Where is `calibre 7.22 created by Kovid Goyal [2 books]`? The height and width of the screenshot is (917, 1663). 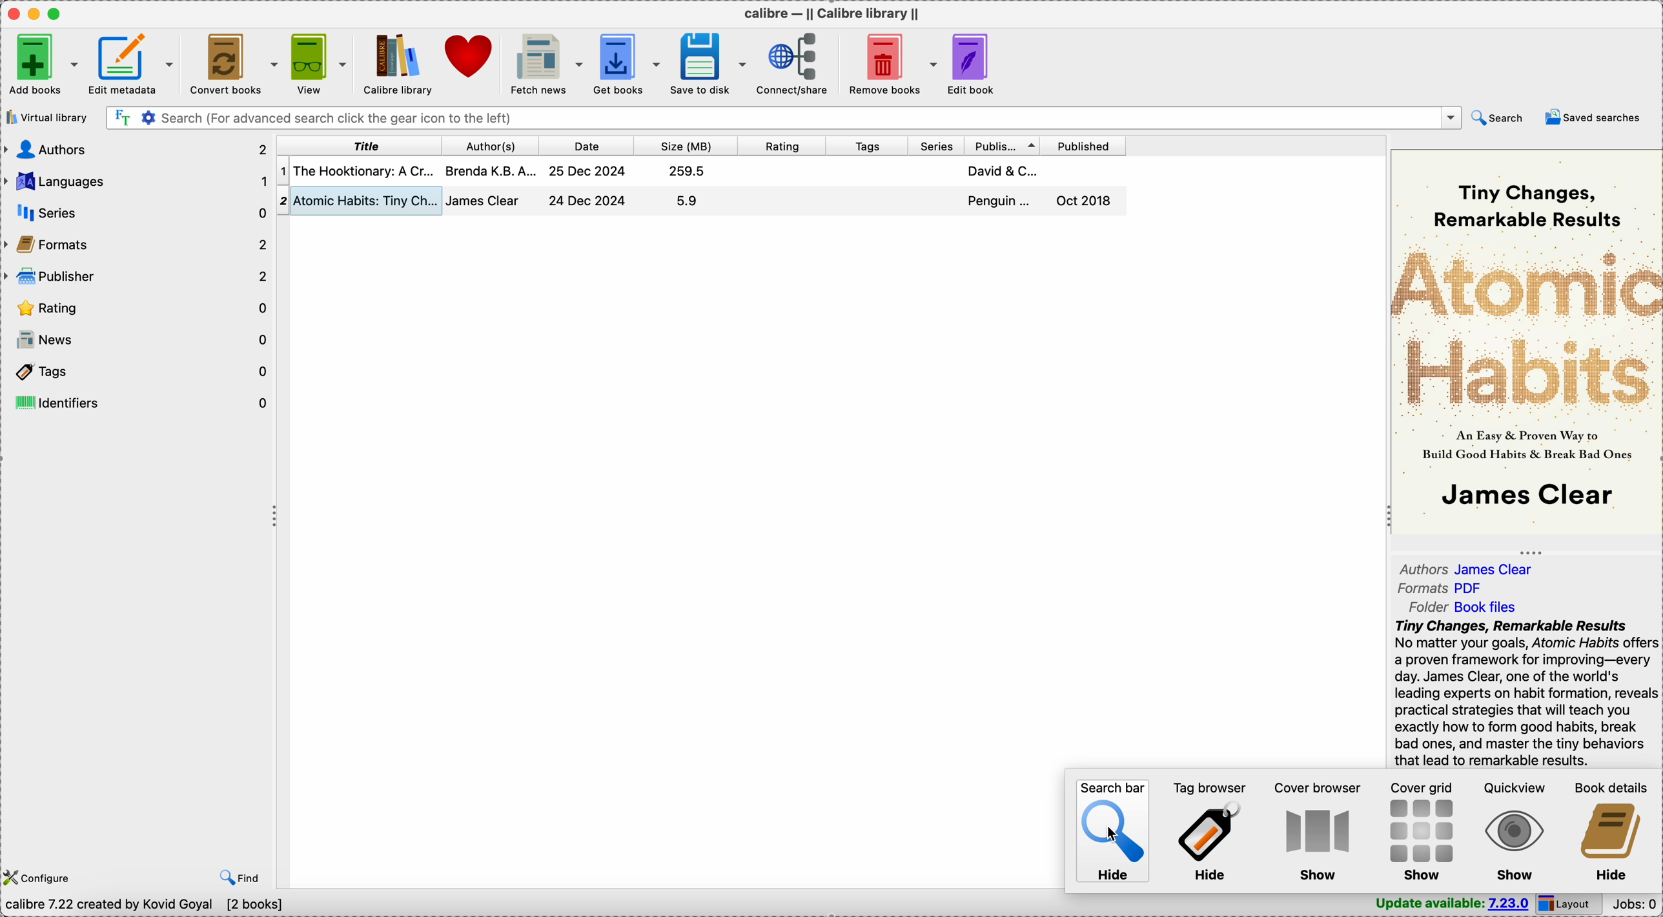 calibre 7.22 created by Kovid Goyal [2 books] is located at coordinates (145, 907).